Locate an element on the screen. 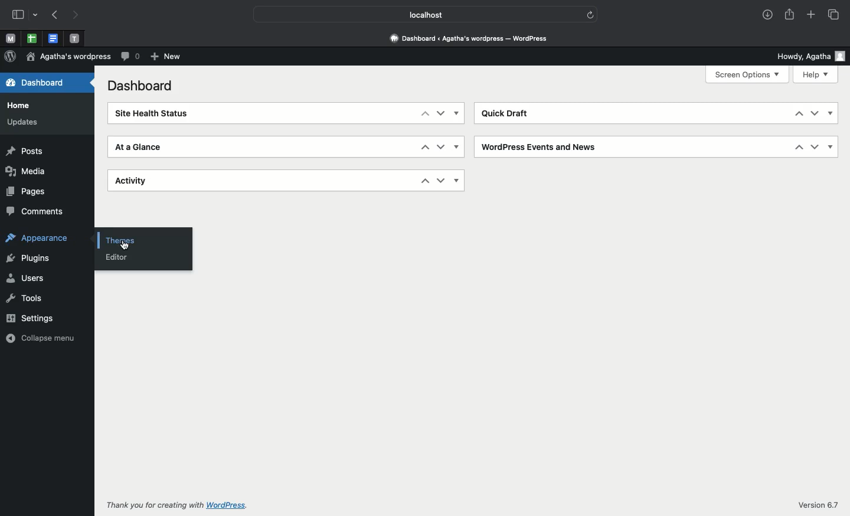 This screenshot has height=516, width=850. Editor is located at coordinates (119, 258).